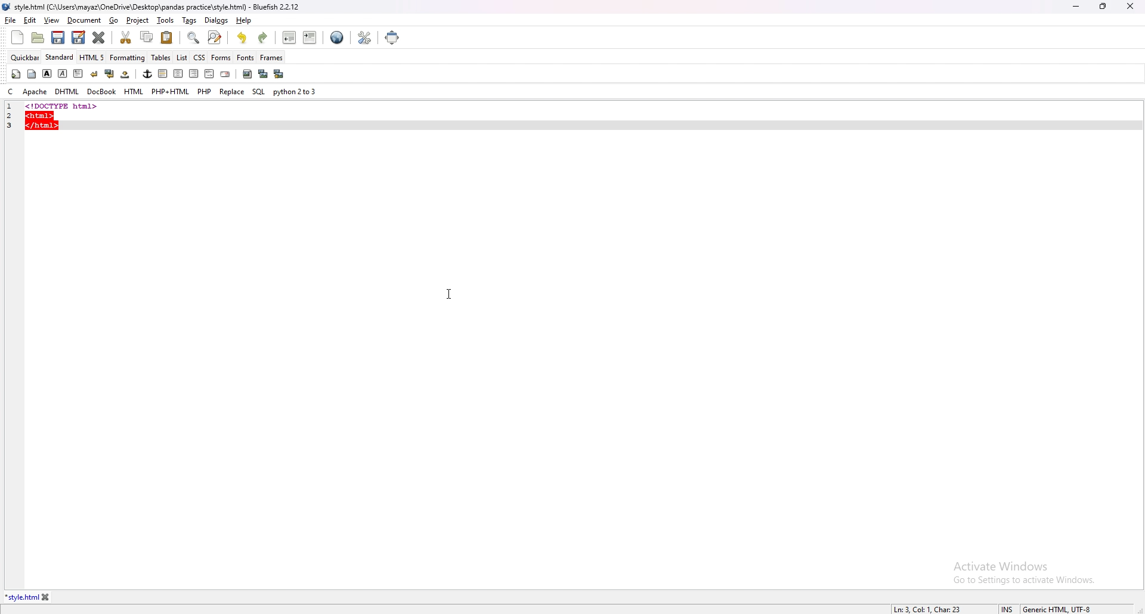 The height and width of the screenshot is (614, 1145). What do you see at coordinates (11, 20) in the screenshot?
I see `file` at bounding box center [11, 20].